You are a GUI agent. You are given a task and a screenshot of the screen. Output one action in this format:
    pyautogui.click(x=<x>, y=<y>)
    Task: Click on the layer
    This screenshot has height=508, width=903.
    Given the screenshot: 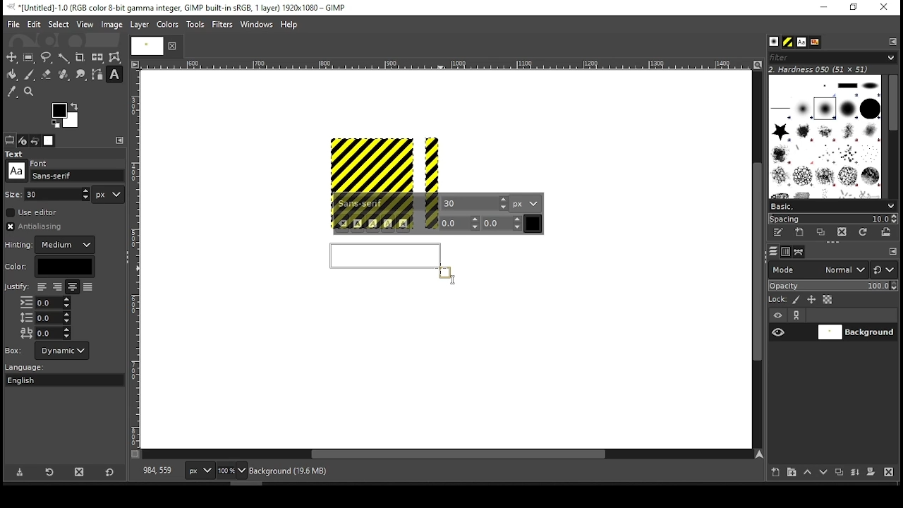 What is the action you would take?
    pyautogui.click(x=138, y=25)
    